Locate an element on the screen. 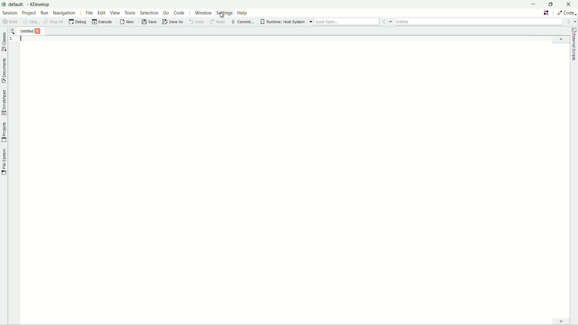 This screenshot has height=325, width=578. default is located at coordinates (17, 5).